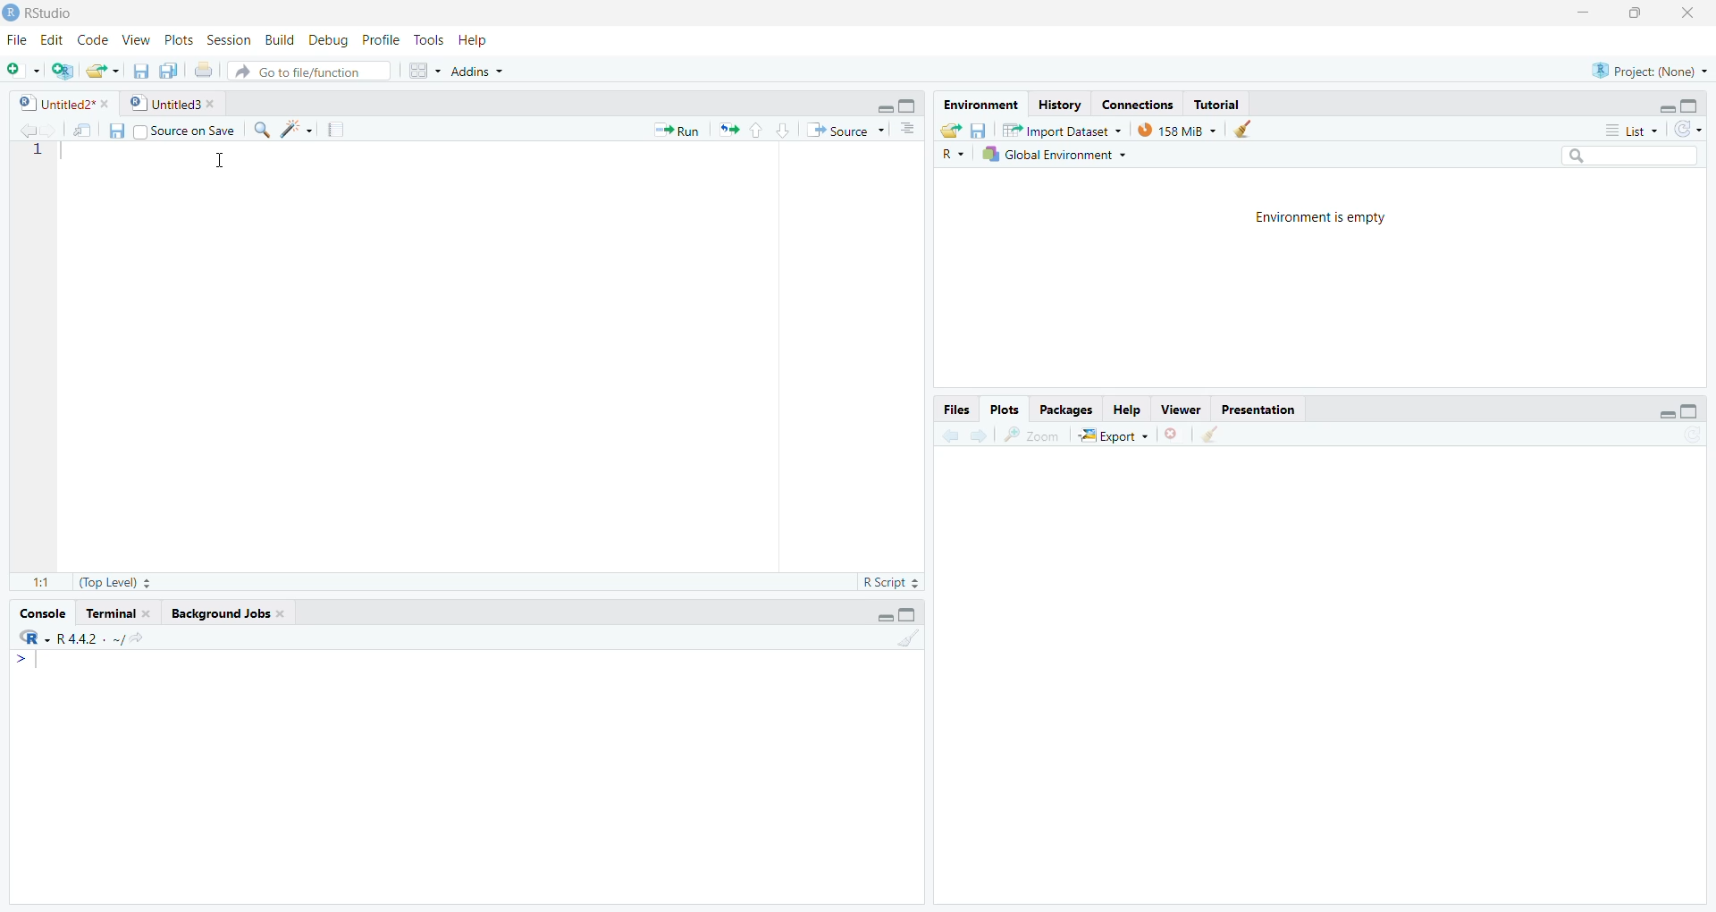  Describe the element at coordinates (1677, 407) in the screenshot. I see `` at that location.